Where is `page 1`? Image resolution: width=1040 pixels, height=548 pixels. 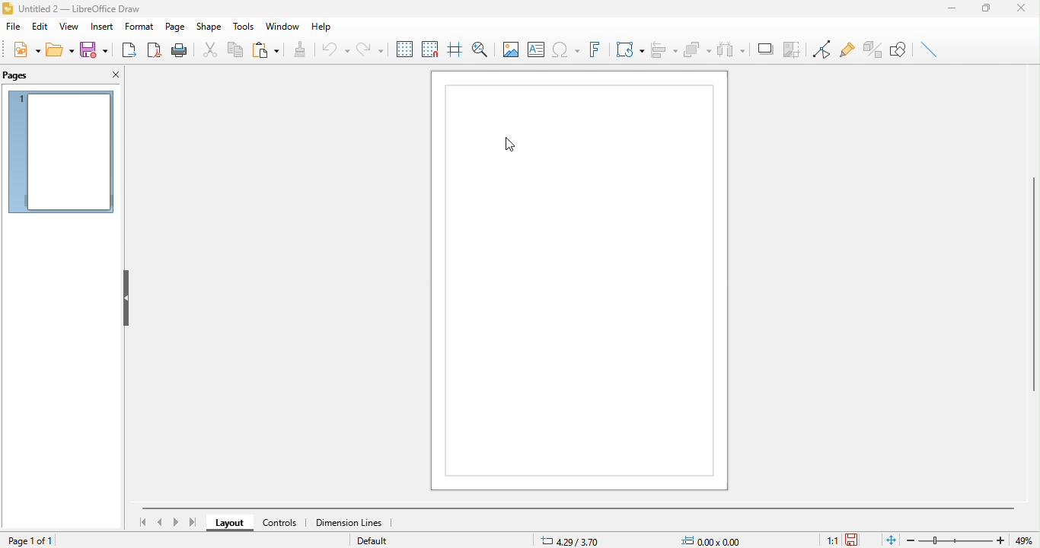 page 1 is located at coordinates (62, 151).